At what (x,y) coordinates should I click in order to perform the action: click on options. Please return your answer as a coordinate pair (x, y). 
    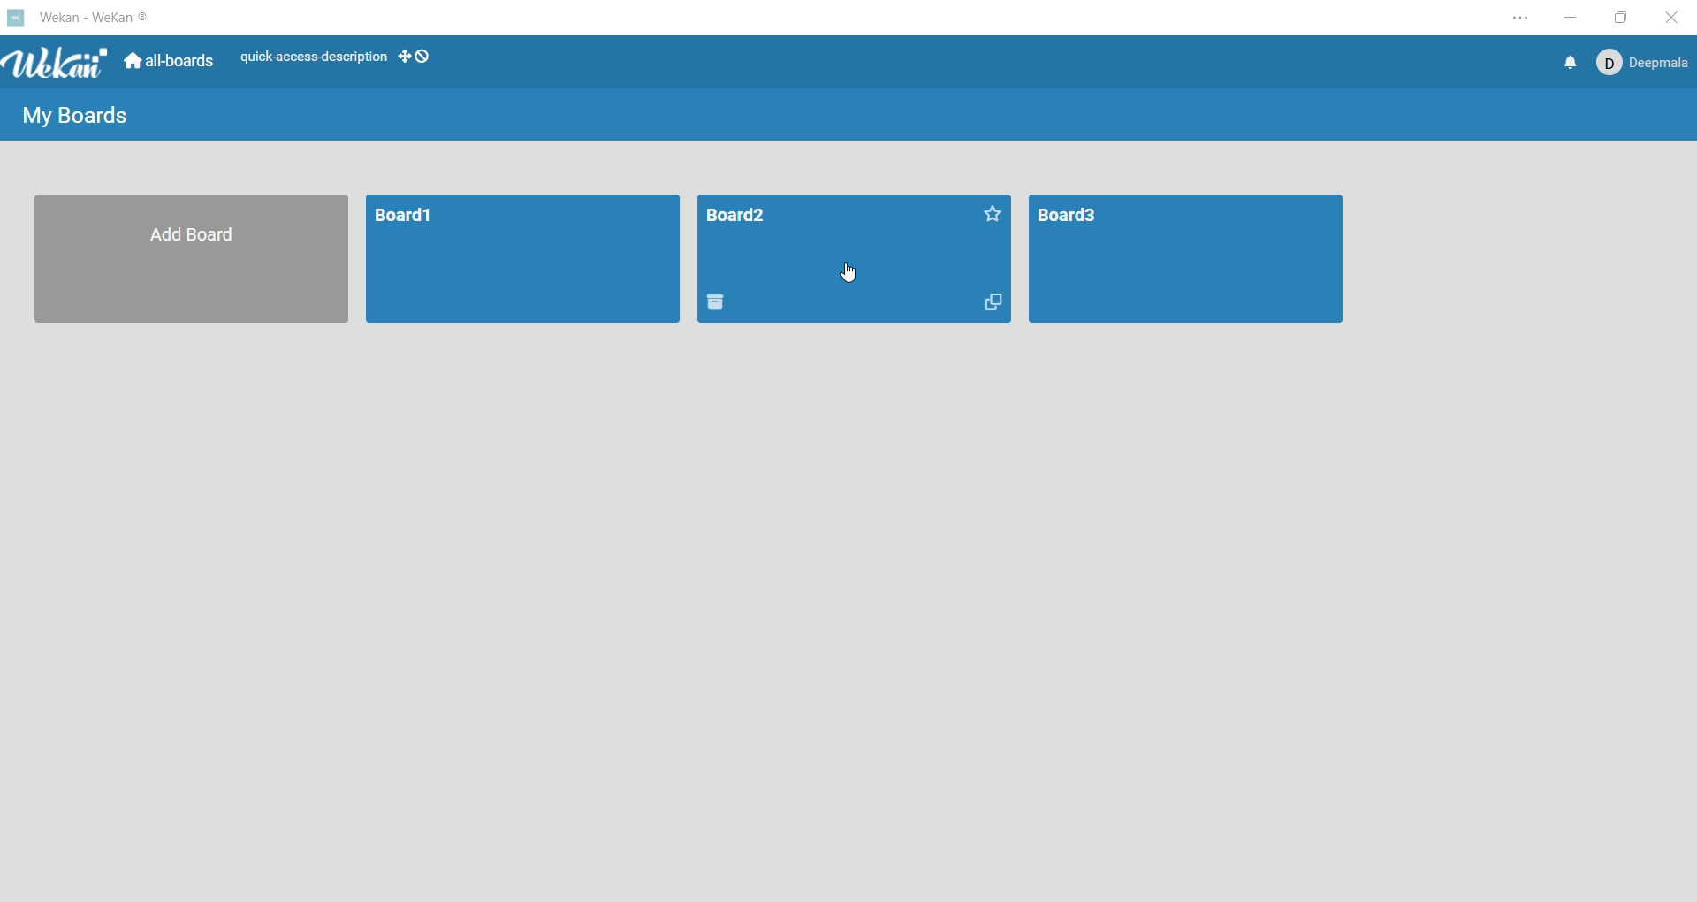
    Looking at the image, I should click on (1523, 18).